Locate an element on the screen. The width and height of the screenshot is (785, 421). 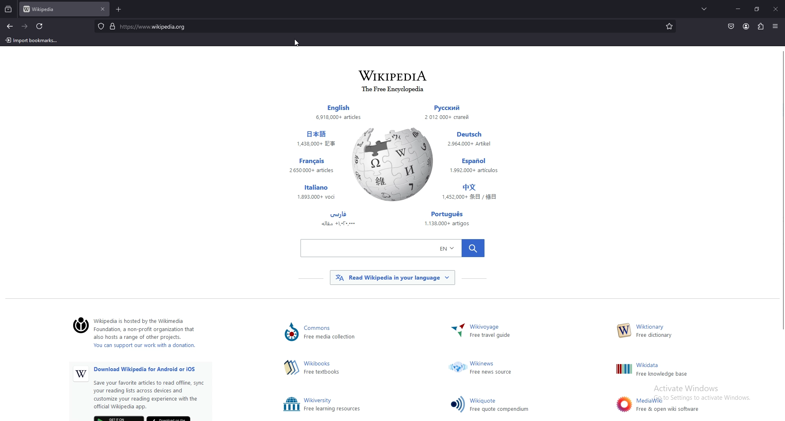
 is located at coordinates (81, 375).